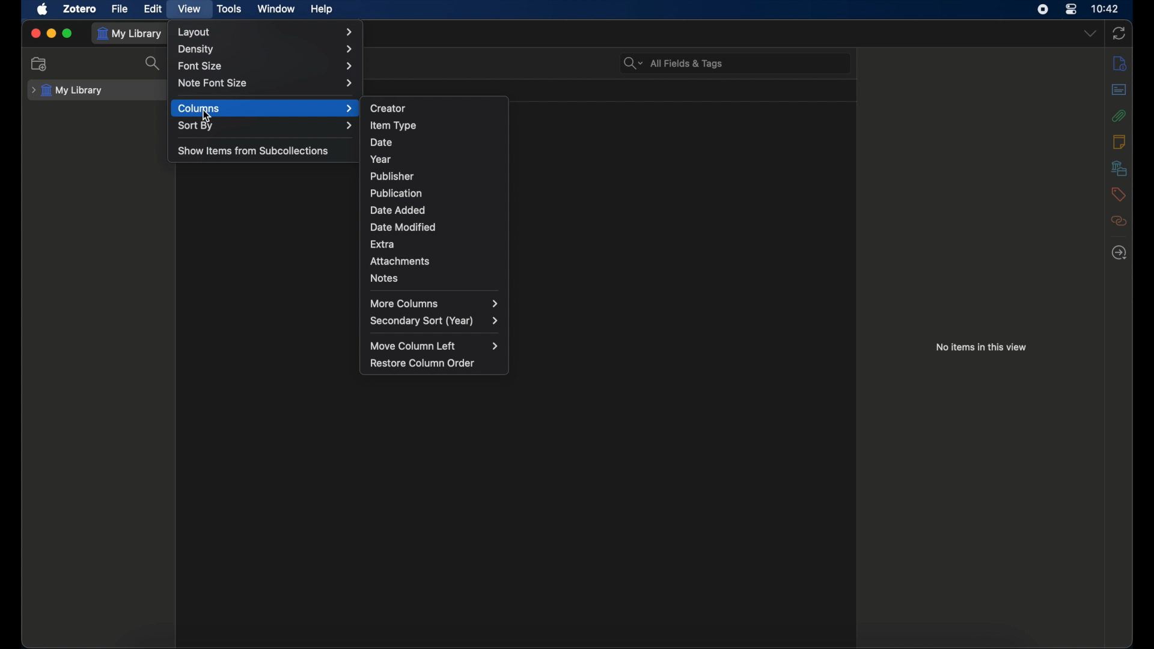  I want to click on date modified, so click(404, 227).